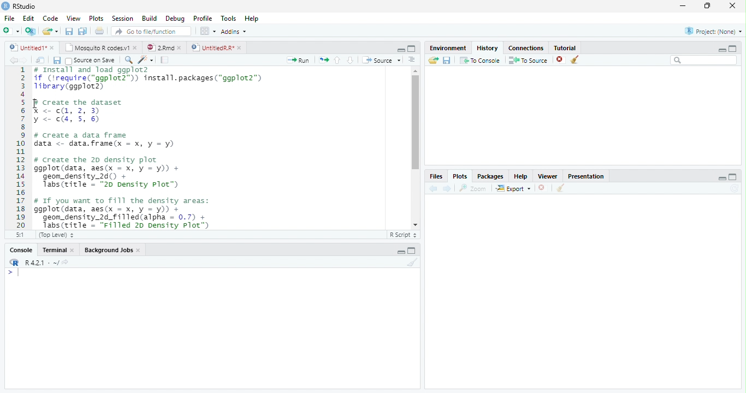 Image resolution: width=746 pixels, height=393 pixels. Describe the element at coordinates (19, 7) in the screenshot. I see `' RStudio` at that location.